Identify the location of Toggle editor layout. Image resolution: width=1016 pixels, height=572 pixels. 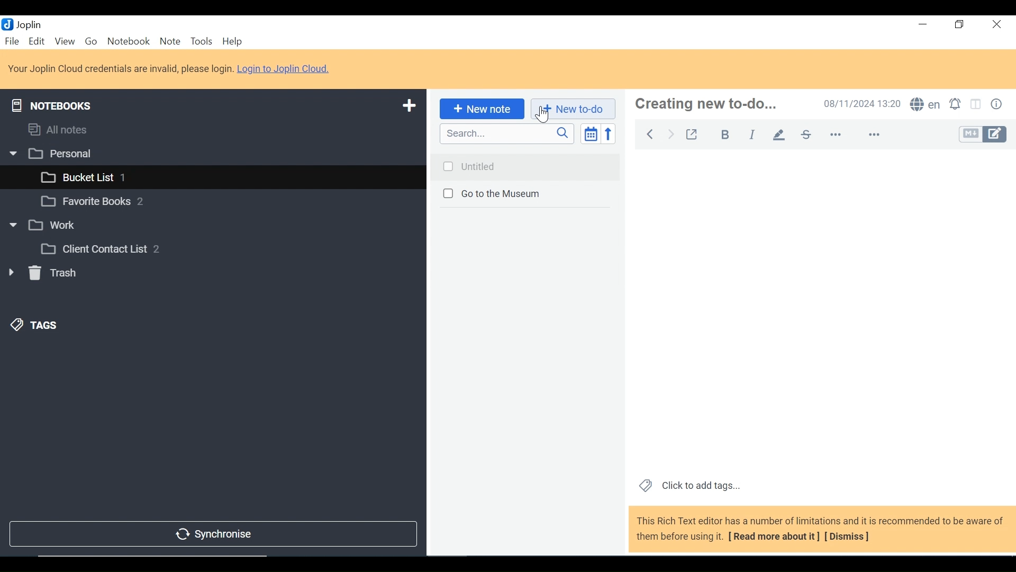
(977, 104).